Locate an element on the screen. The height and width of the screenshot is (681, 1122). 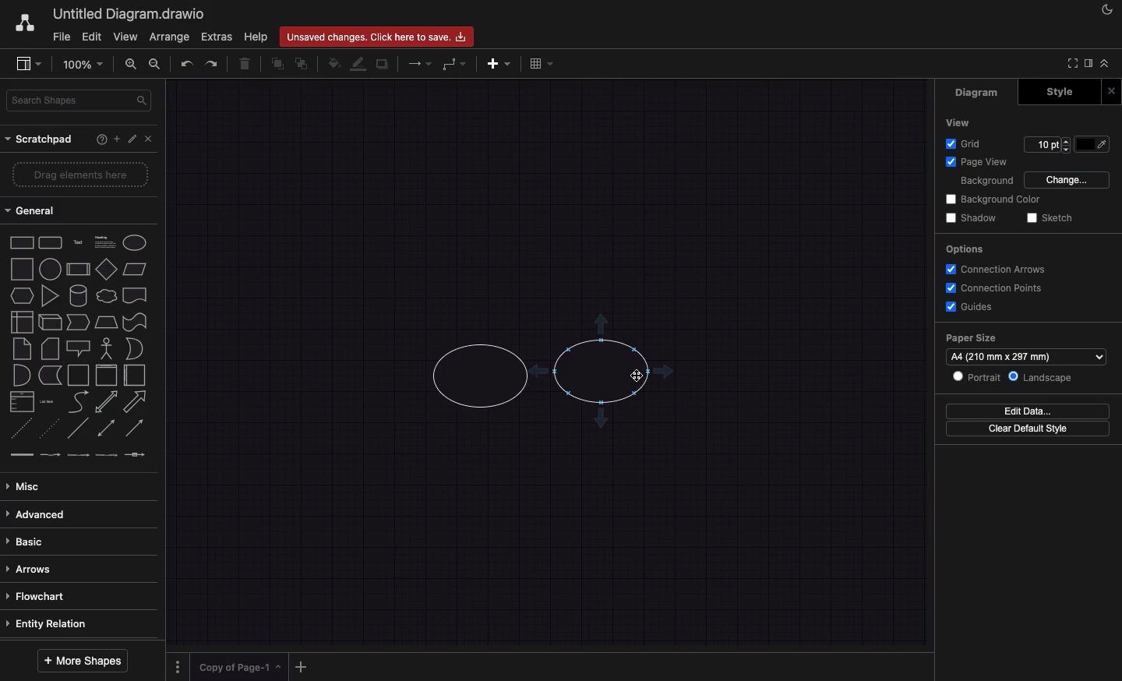
redo is located at coordinates (213, 63).